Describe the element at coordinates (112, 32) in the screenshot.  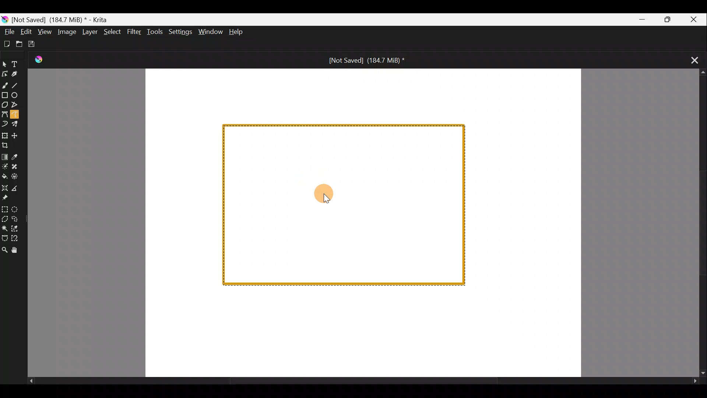
I see `Select` at that location.